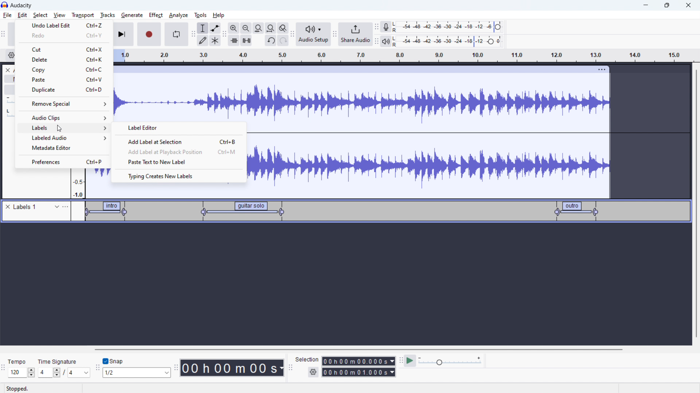  Describe the element at coordinates (429, 161) in the screenshot. I see `audio waveform` at that location.